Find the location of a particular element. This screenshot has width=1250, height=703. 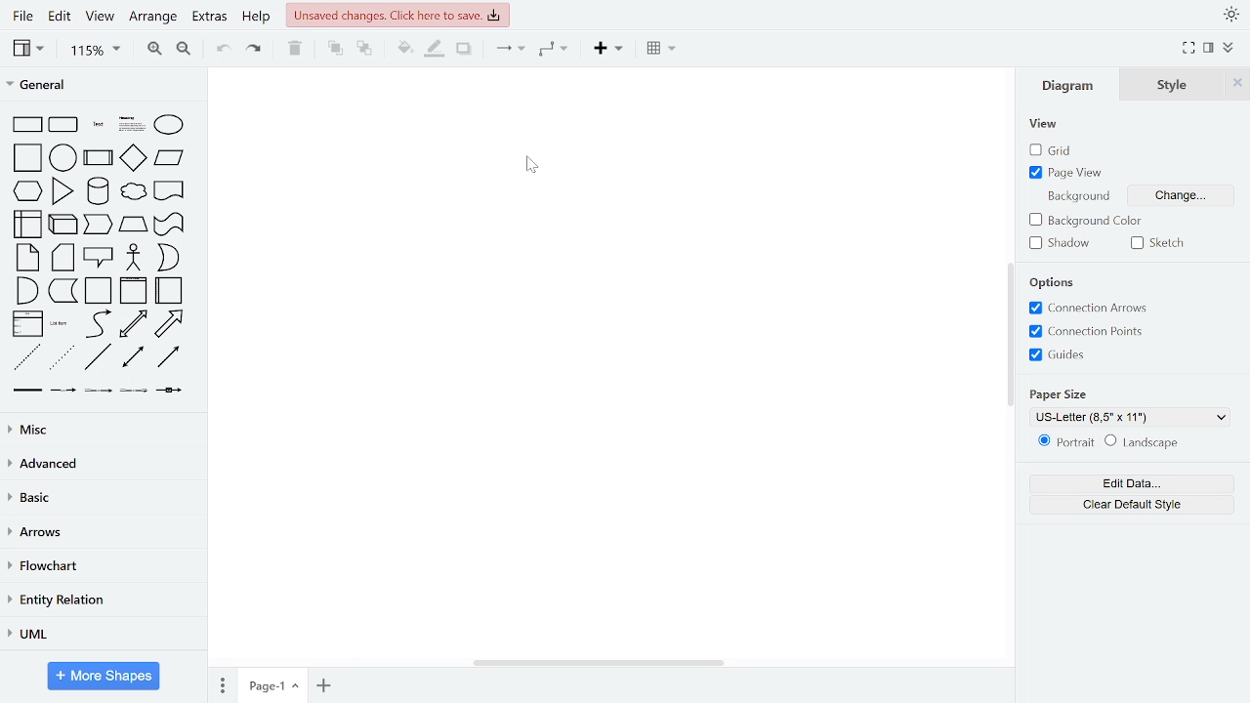

diagram is located at coordinates (1068, 85).